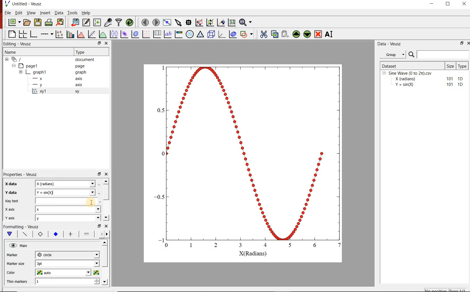  Describe the element at coordinates (105, 282) in the screenshot. I see `Down` at that location.